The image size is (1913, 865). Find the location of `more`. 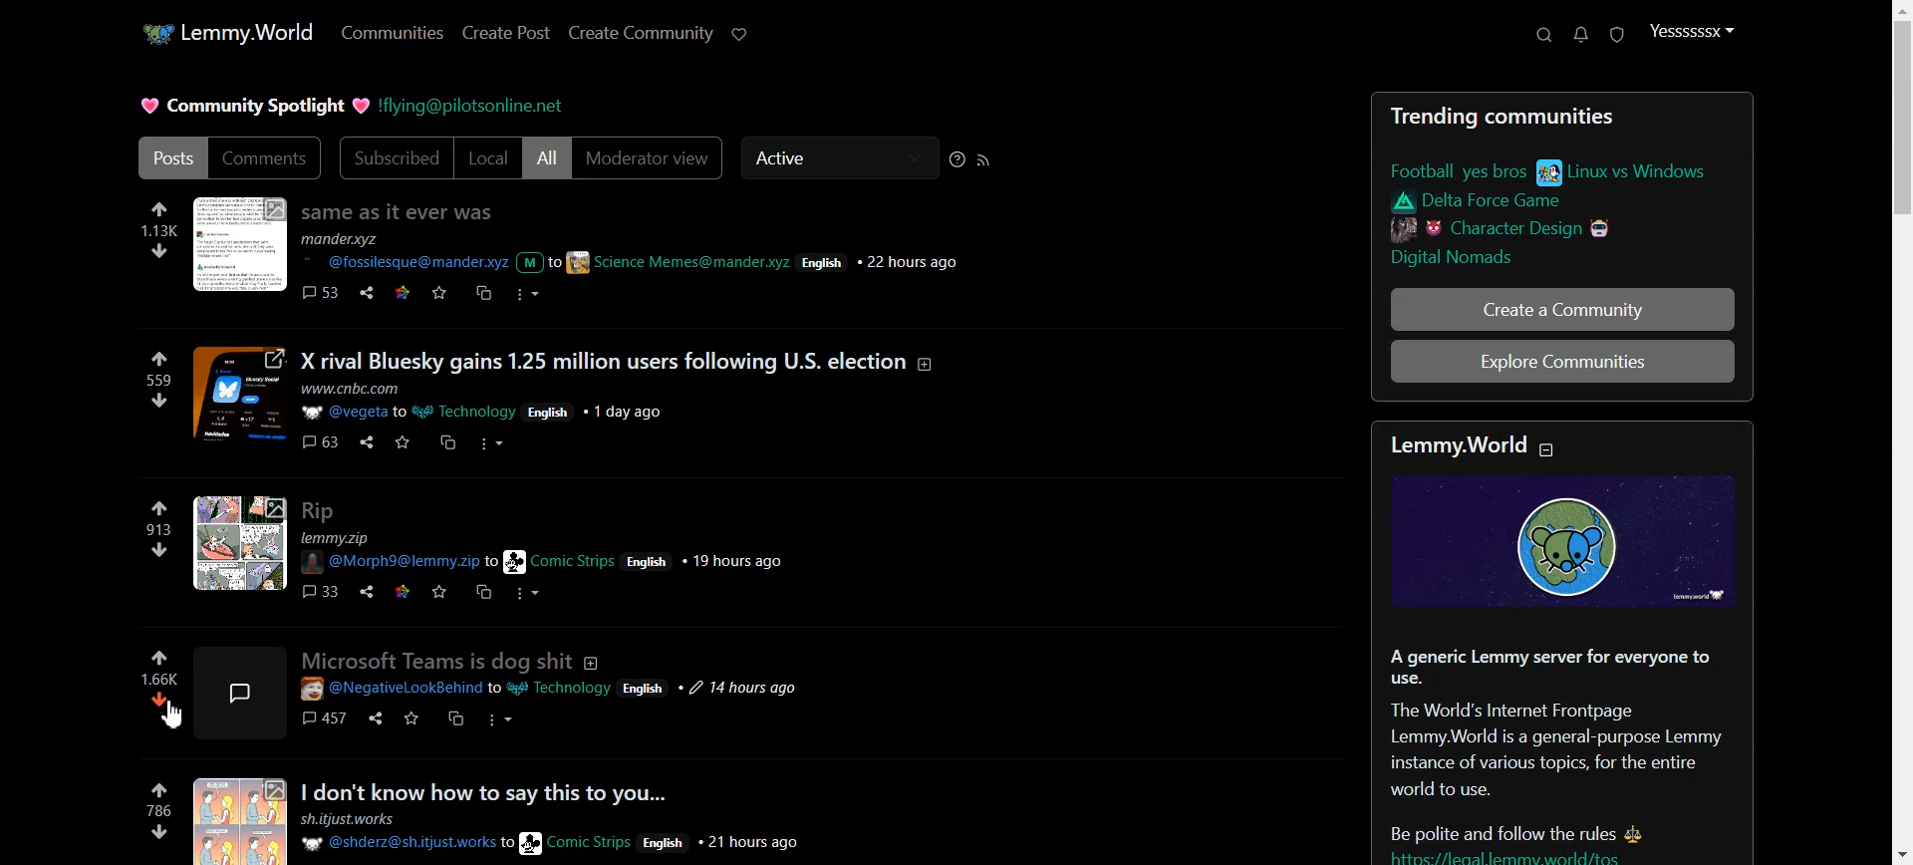

more is located at coordinates (494, 444).